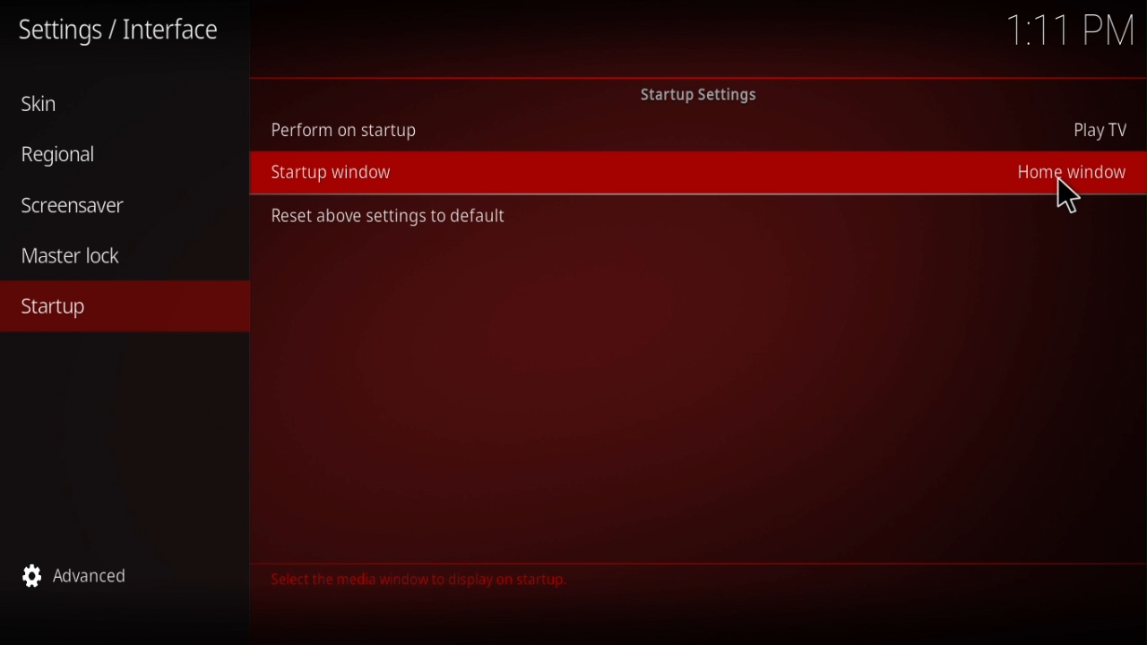 The width and height of the screenshot is (1147, 645). What do you see at coordinates (344, 130) in the screenshot?
I see `perform on startup` at bounding box center [344, 130].